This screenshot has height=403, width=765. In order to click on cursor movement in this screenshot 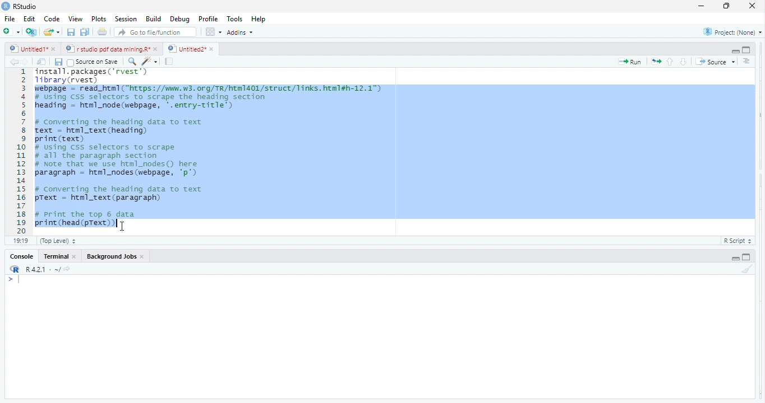, I will do `click(125, 225)`.